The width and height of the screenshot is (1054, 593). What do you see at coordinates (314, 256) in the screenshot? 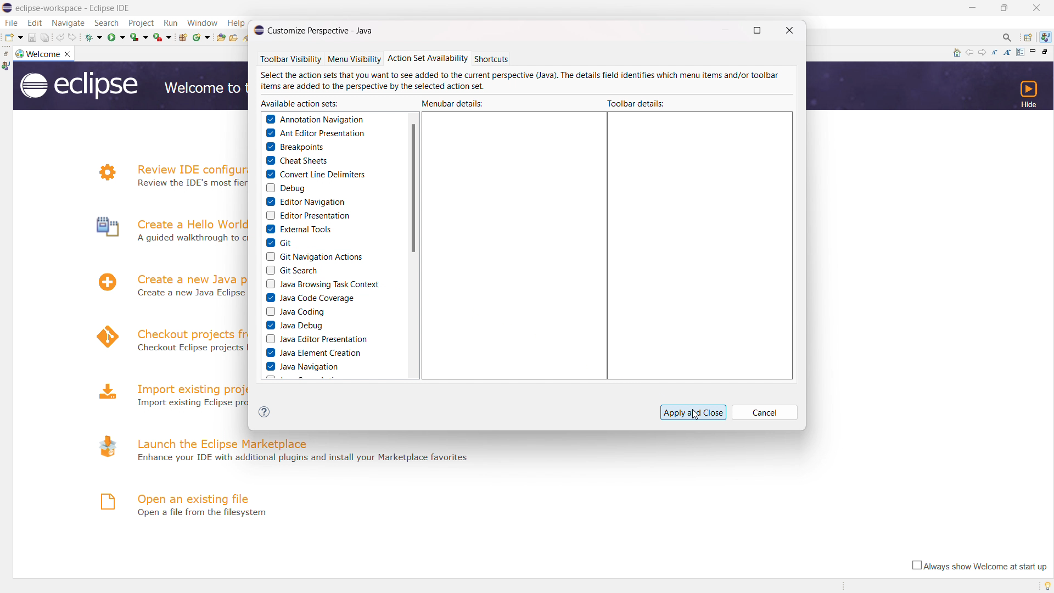
I see `git navigation actions` at bounding box center [314, 256].